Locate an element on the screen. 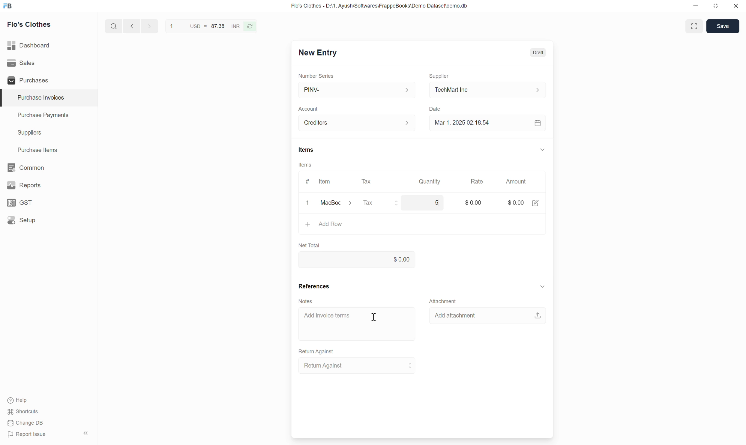  Previous is located at coordinates (132, 26).